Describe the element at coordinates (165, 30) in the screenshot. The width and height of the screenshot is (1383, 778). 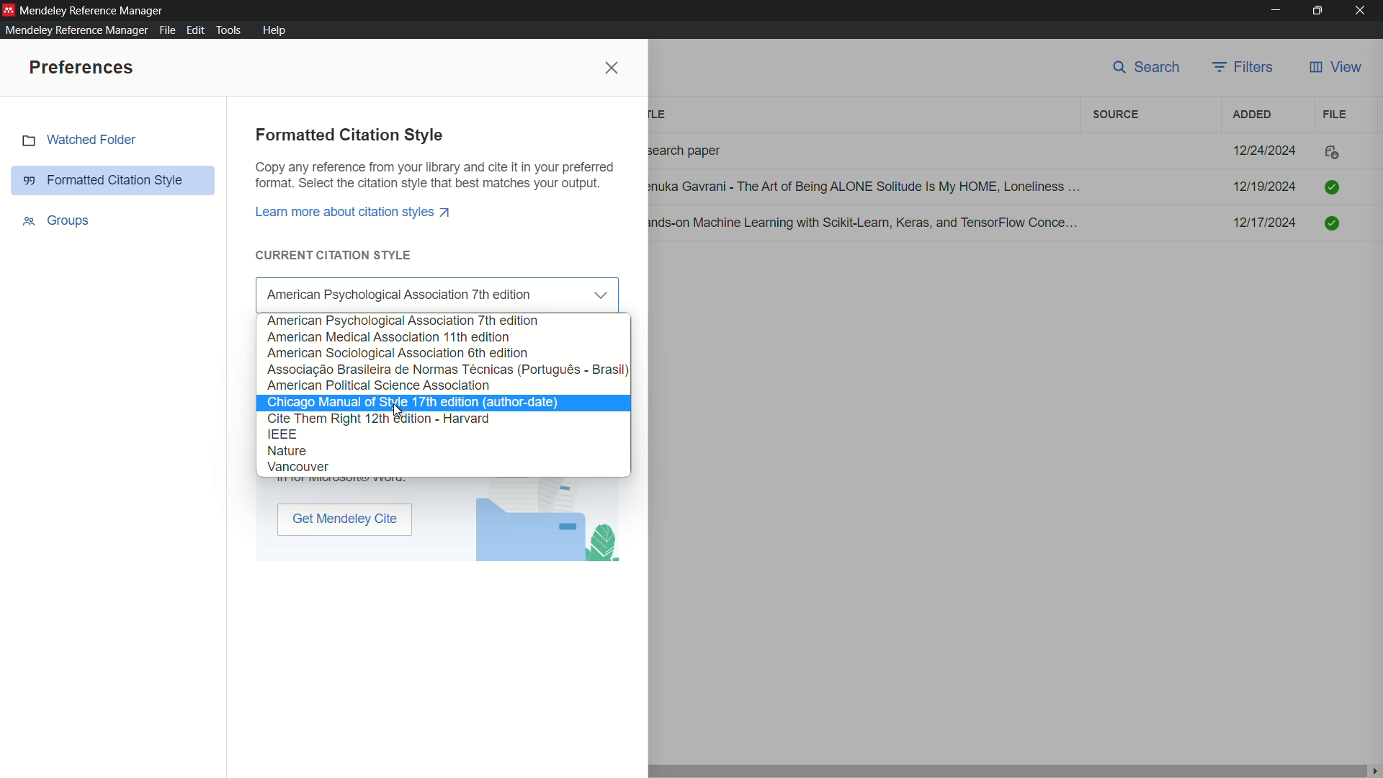
I see `file menu` at that location.